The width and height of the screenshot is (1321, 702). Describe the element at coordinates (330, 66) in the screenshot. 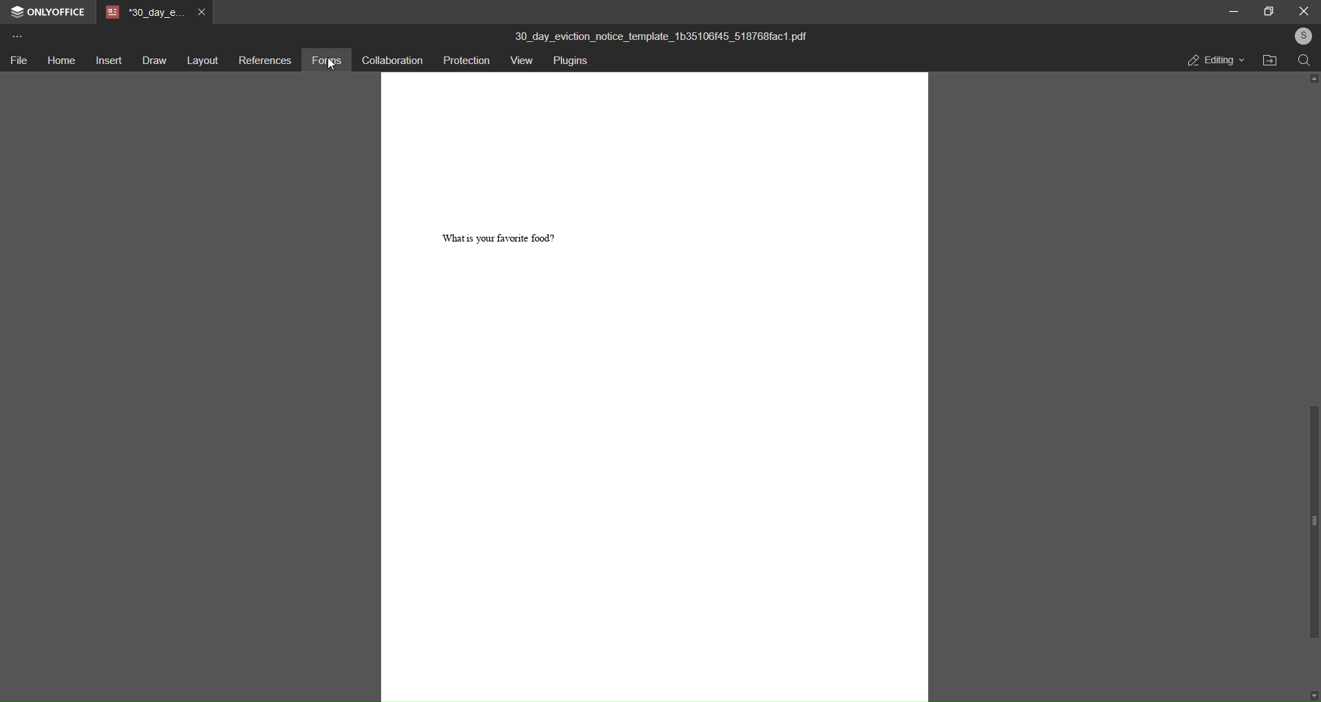

I see `cursor` at that location.